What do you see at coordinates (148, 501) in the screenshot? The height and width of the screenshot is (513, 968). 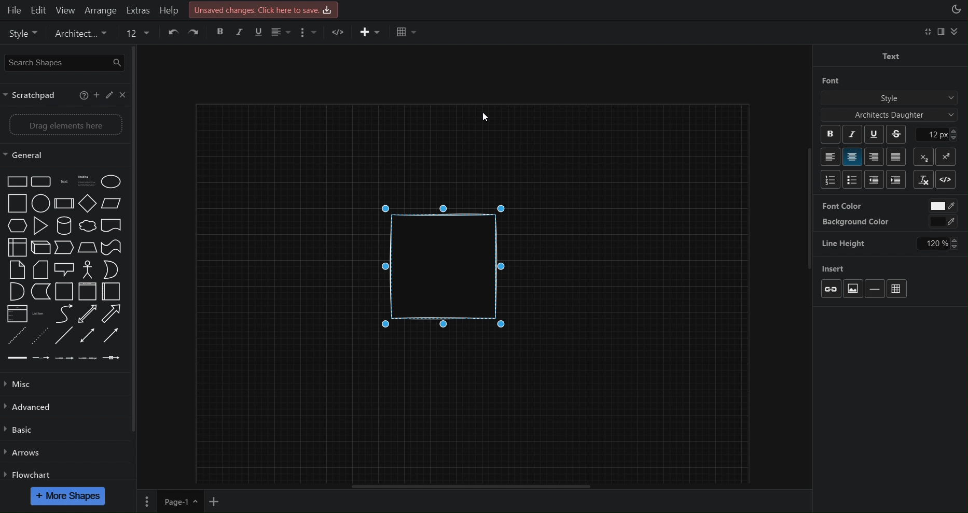 I see `Pages` at bounding box center [148, 501].